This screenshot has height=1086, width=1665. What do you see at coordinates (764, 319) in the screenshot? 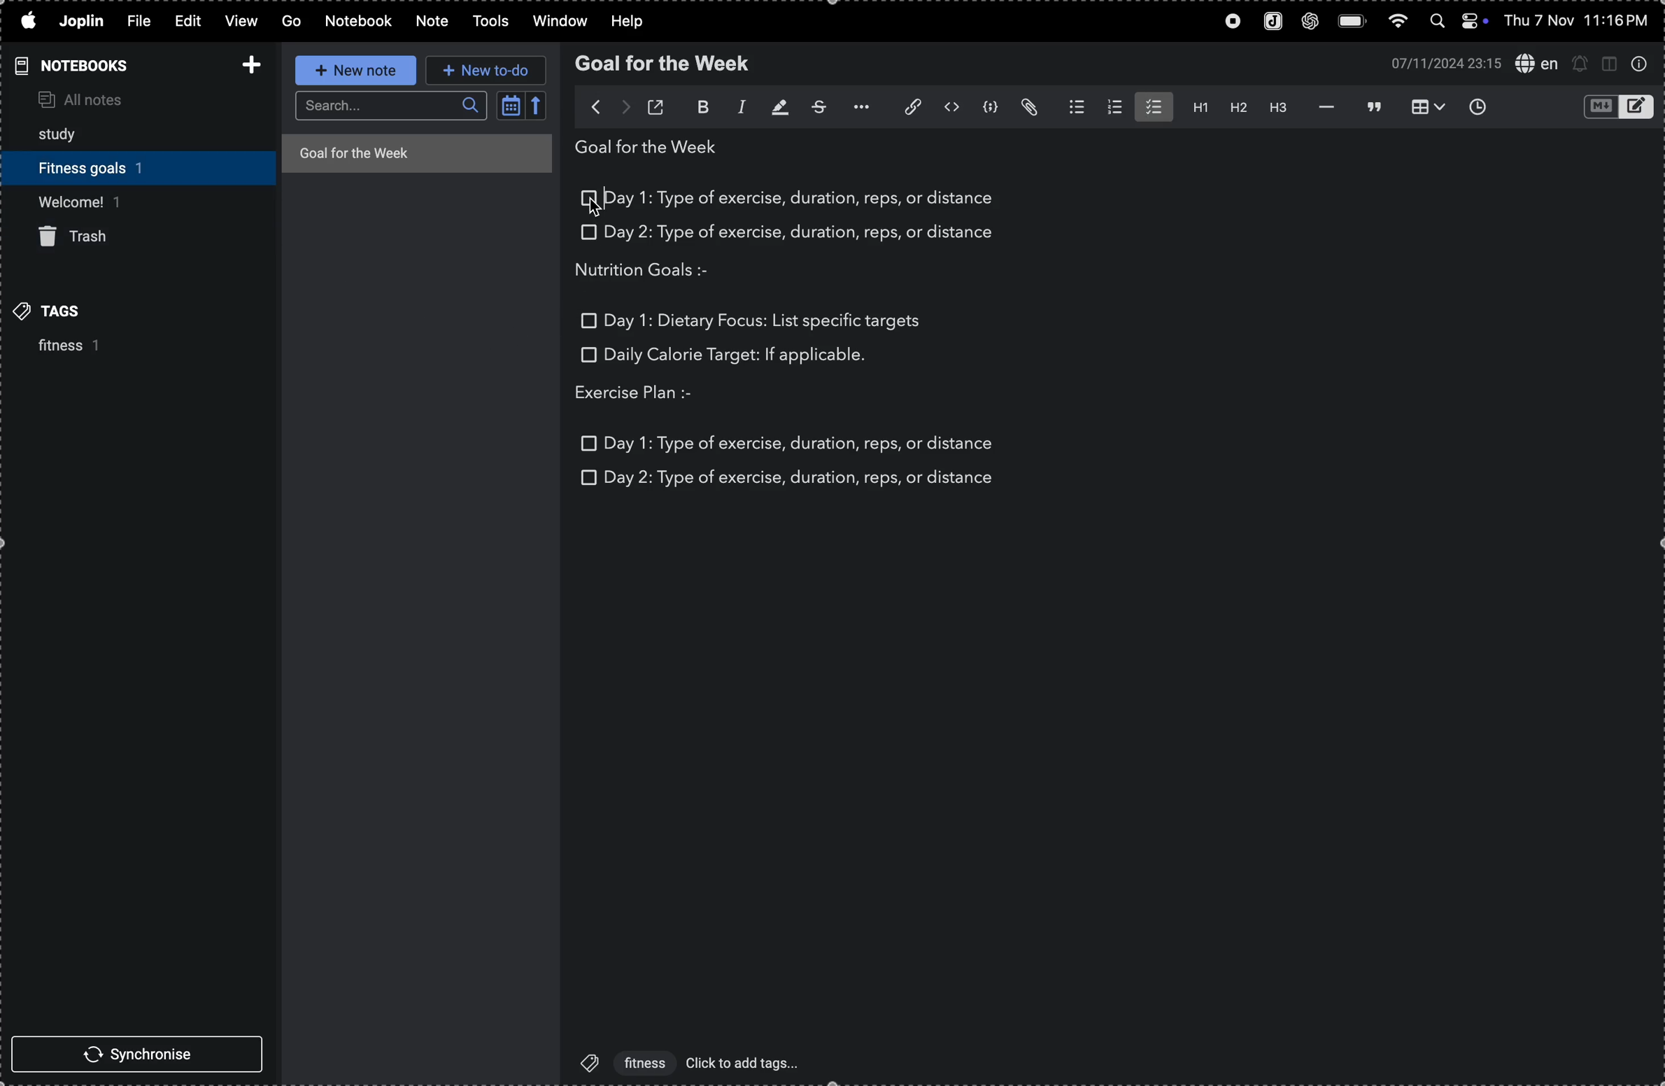
I see `Day 1: dietary focus: list specific targets ` at bounding box center [764, 319].